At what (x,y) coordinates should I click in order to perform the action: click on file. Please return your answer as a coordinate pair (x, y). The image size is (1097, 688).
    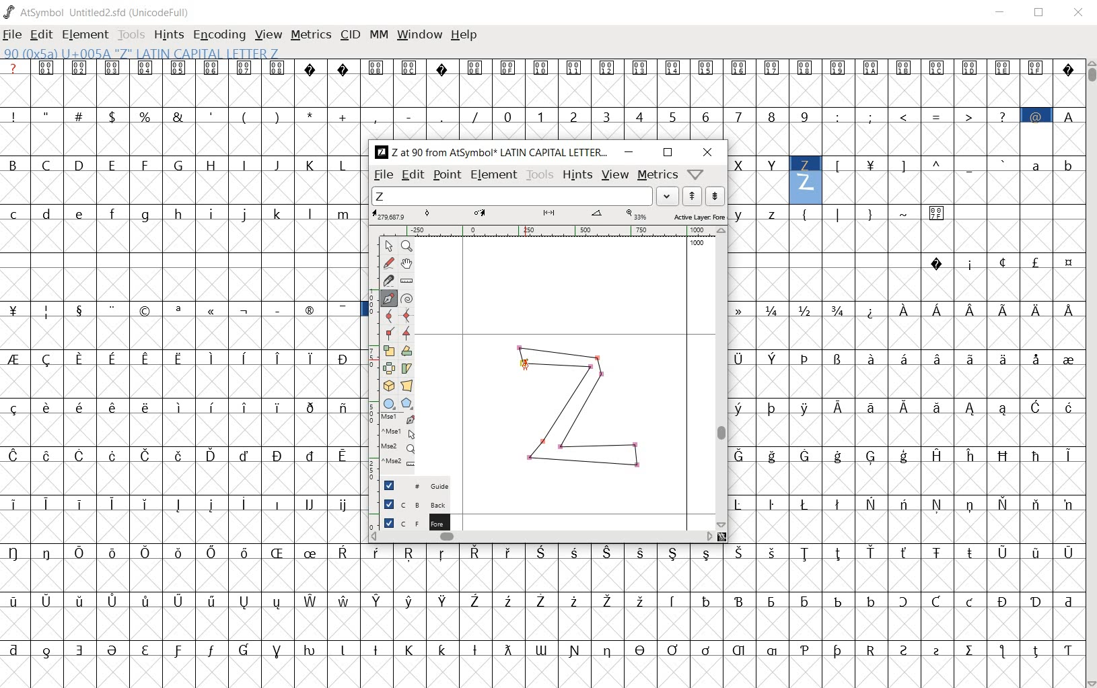
    Looking at the image, I should click on (382, 176).